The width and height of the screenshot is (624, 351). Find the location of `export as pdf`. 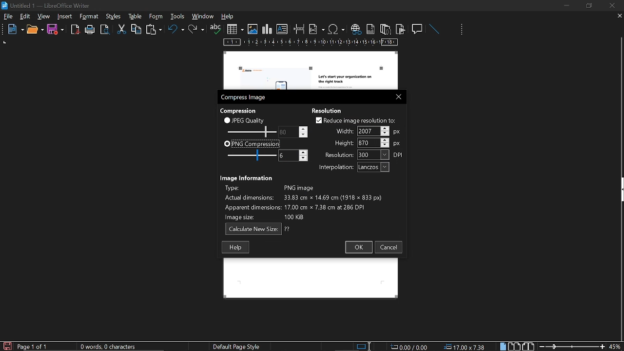

export as pdf is located at coordinates (76, 30).